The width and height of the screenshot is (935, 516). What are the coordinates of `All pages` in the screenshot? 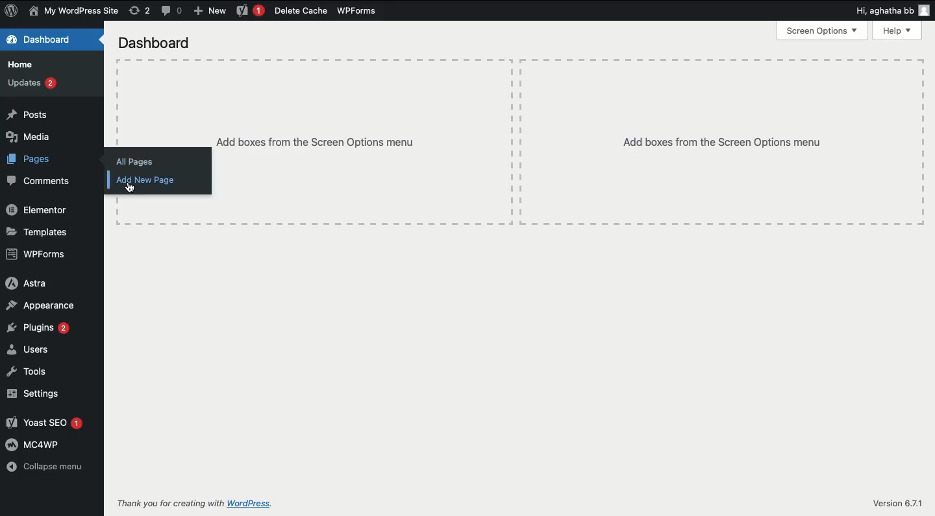 It's located at (137, 160).